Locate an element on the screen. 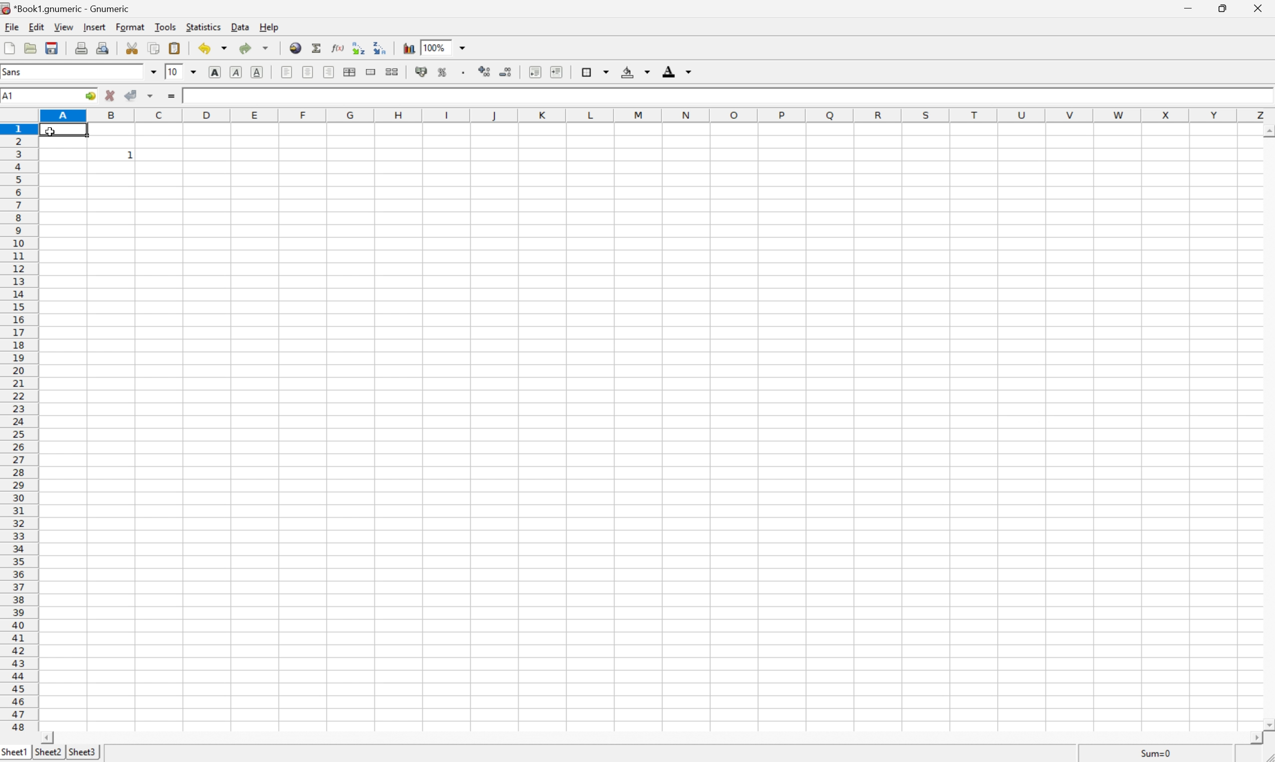 The image size is (1275, 762). enter formula is located at coordinates (174, 96).